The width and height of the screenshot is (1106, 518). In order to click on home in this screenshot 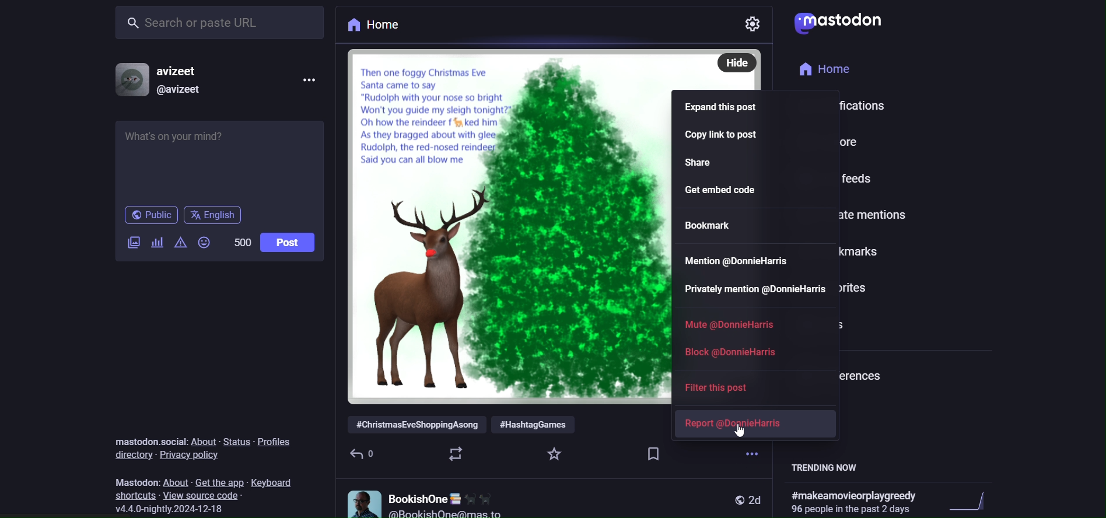, I will do `click(823, 69)`.